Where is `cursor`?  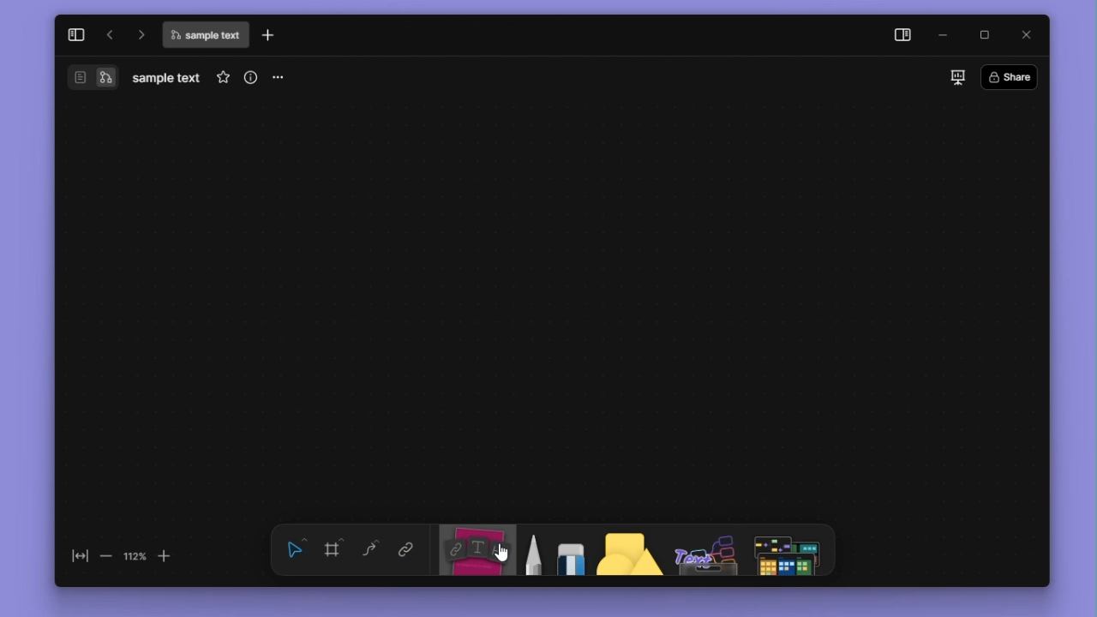 cursor is located at coordinates (503, 553).